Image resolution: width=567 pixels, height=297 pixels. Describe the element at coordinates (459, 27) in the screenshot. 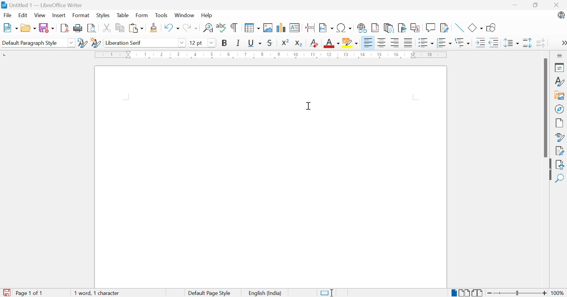

I see `Insert Line` at that location.